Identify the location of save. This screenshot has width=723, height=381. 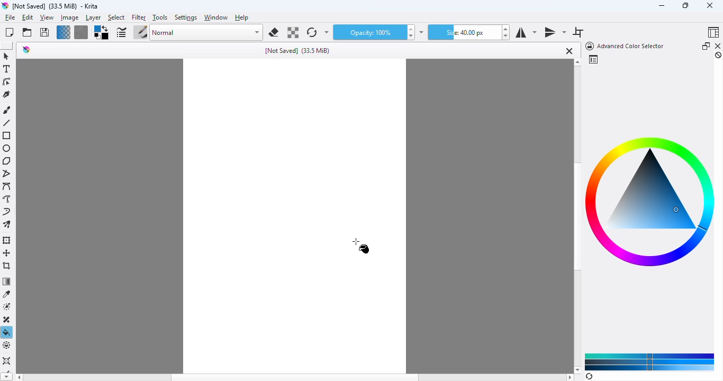
(44, 32).